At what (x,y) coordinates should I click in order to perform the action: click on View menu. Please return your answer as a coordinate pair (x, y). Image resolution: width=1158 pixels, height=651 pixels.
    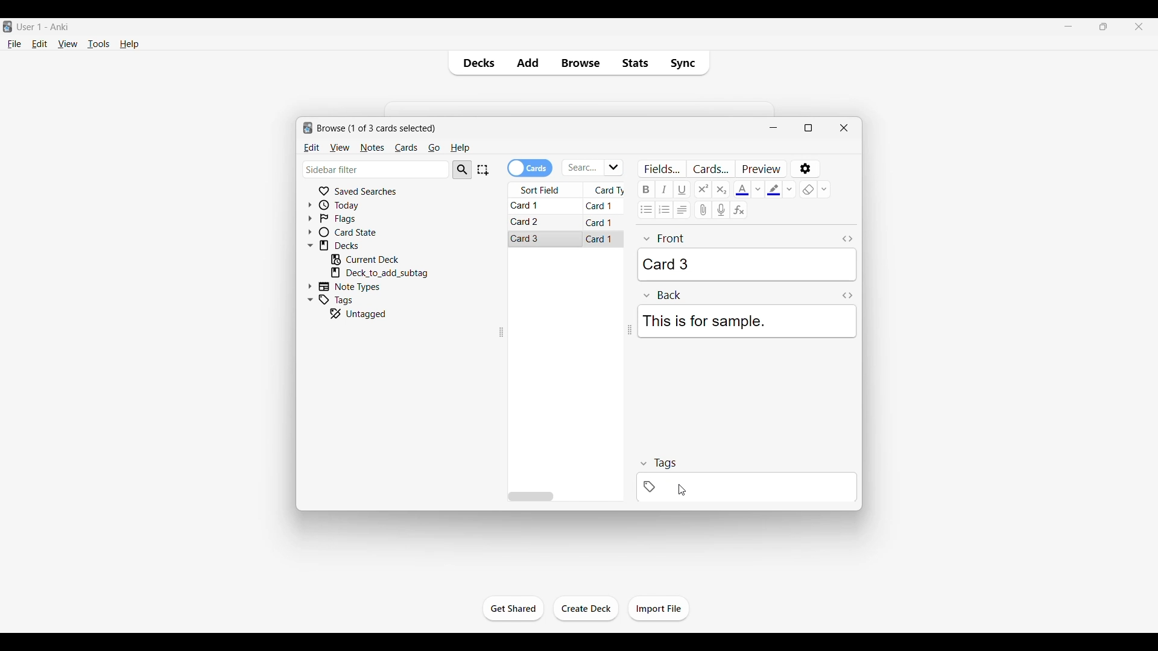
    Looking at the image, I should click on (340, 148).